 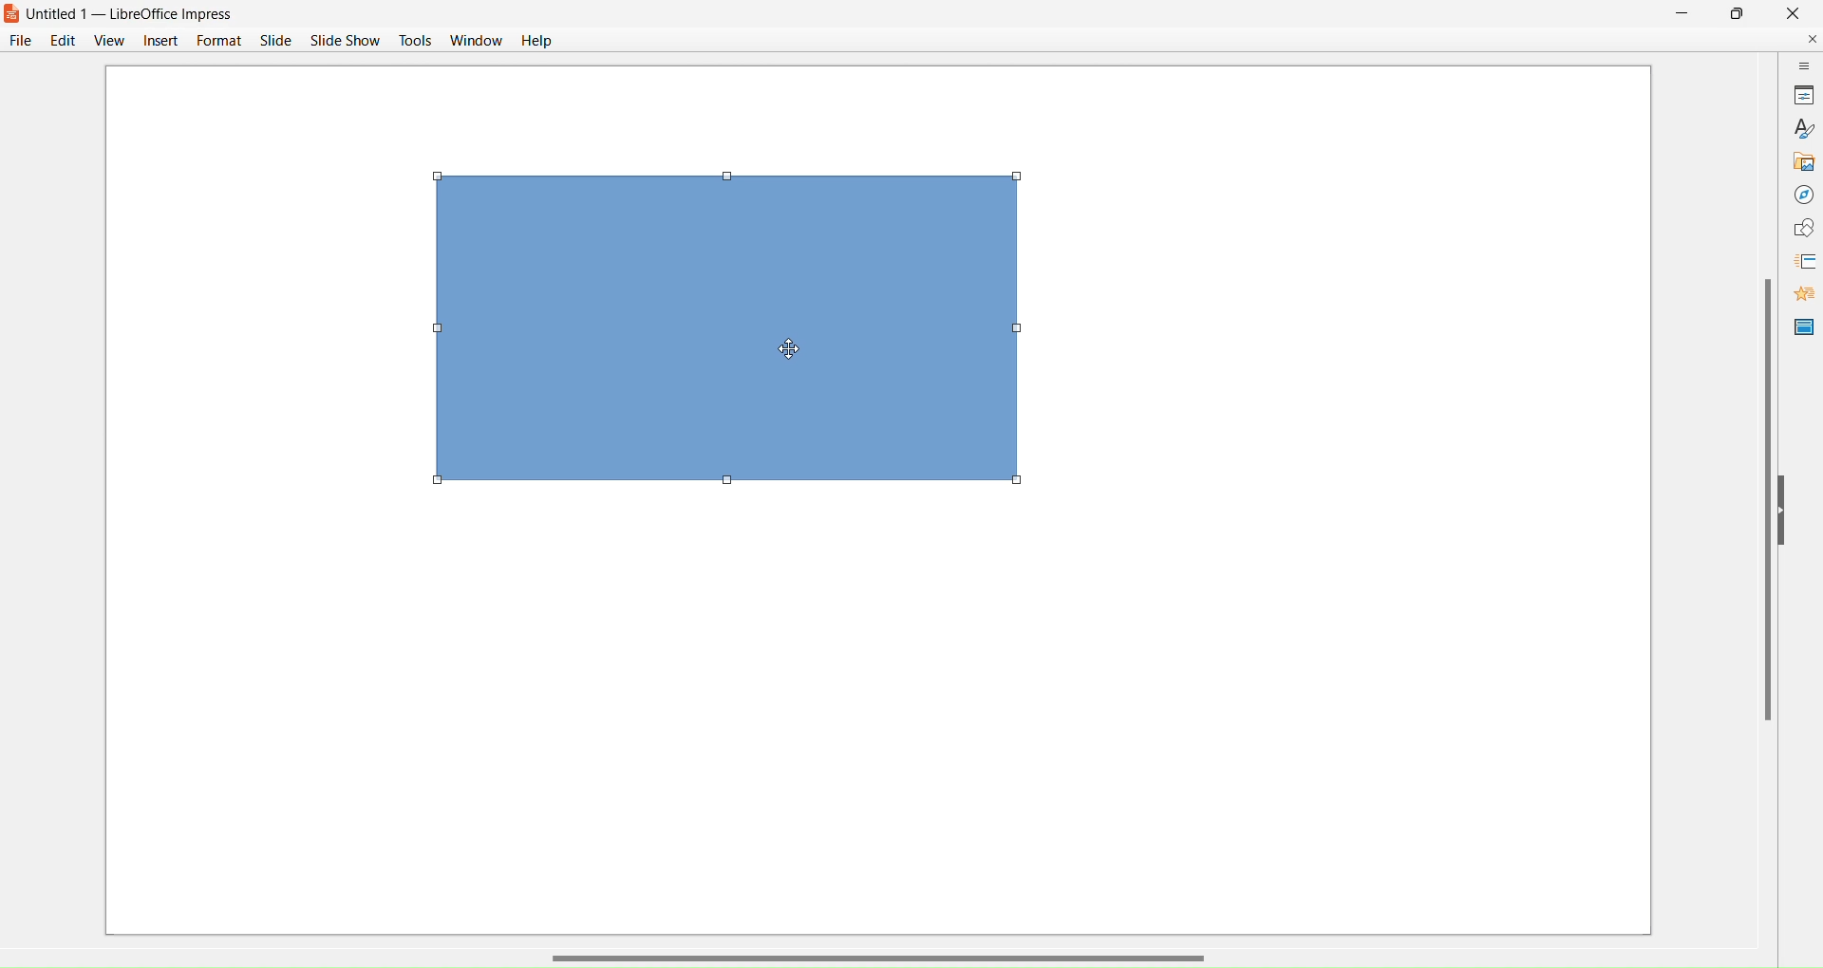 What do you see at coordinates (1764, 498) in the screenshot?
I see `Vertical Scroll Bar` at bounding box center [1764, 498].